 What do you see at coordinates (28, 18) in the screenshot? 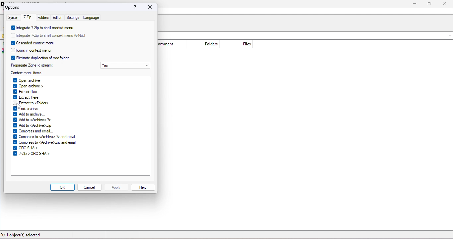
I see `7 zip` at bounding box center [28, 18].